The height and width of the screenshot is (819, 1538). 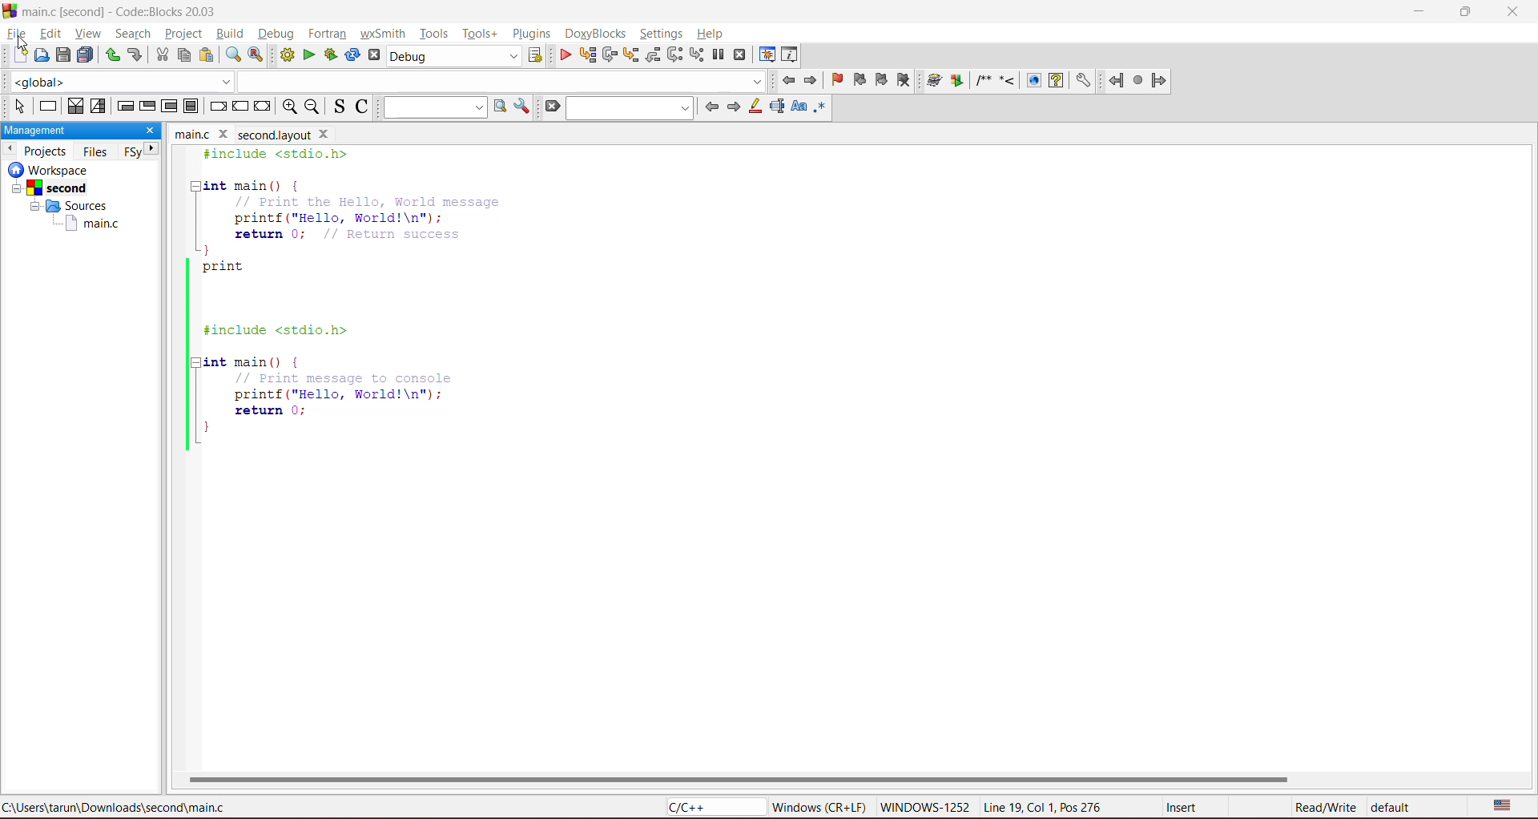 I want to click on text to search, so click(x=435, y=107).